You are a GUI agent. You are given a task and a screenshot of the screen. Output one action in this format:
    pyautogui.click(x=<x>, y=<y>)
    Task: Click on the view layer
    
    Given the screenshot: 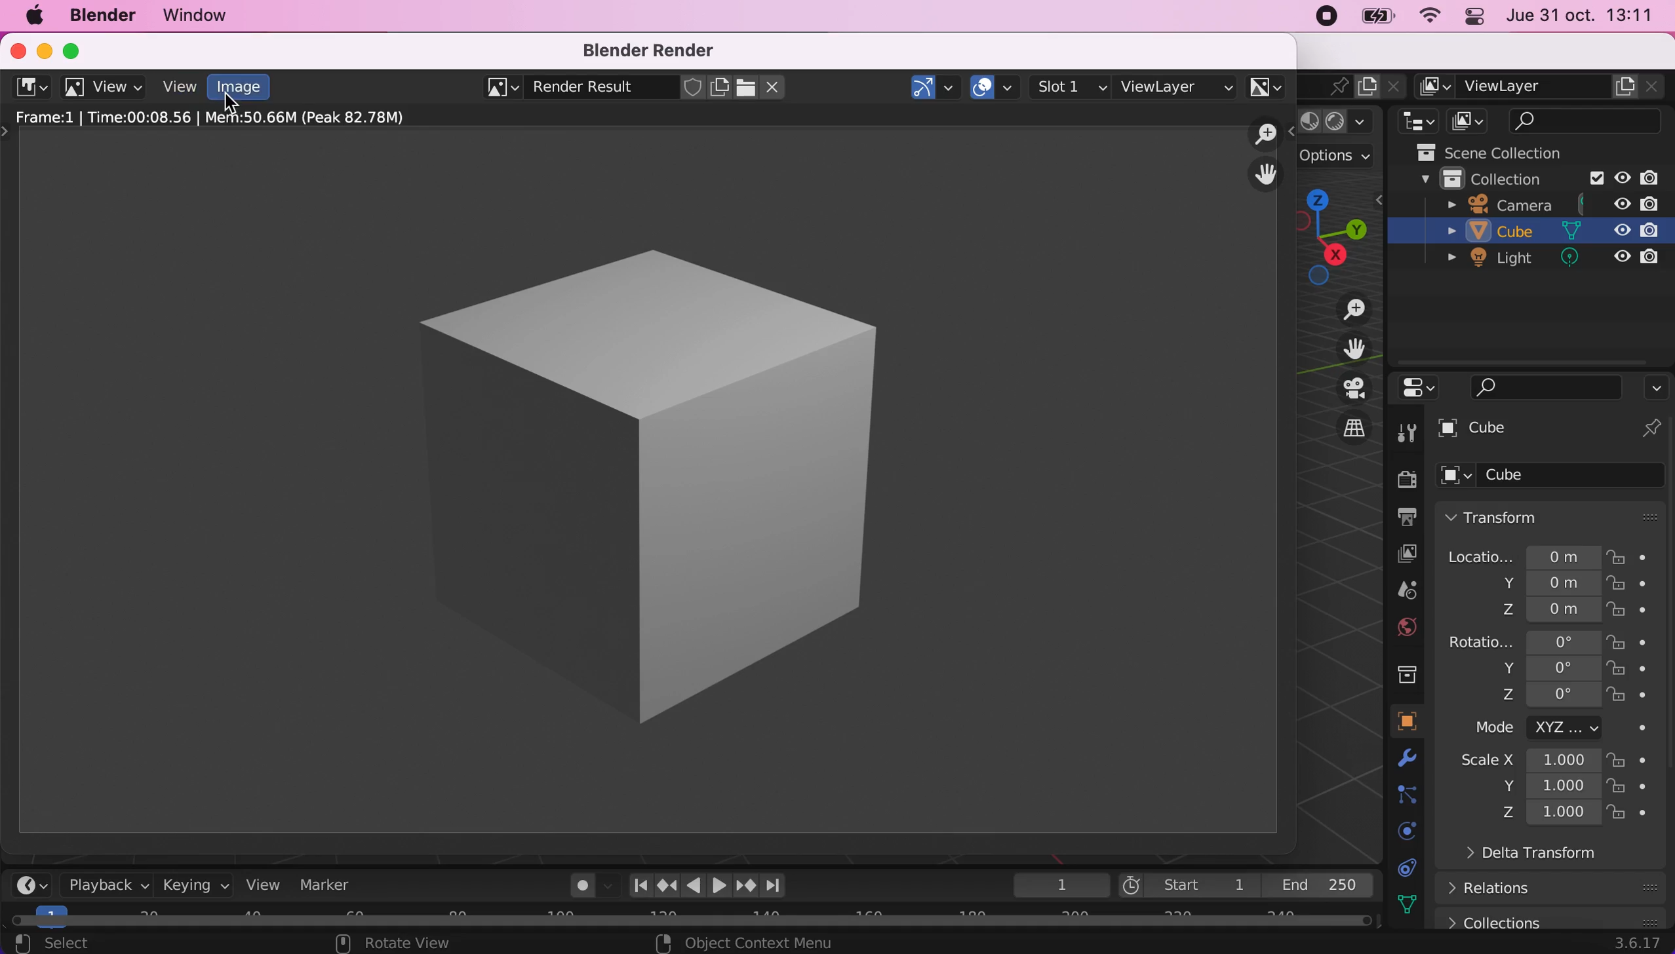 What is the action you would take?
    pyautogui.click(x=1543, y=86)
    